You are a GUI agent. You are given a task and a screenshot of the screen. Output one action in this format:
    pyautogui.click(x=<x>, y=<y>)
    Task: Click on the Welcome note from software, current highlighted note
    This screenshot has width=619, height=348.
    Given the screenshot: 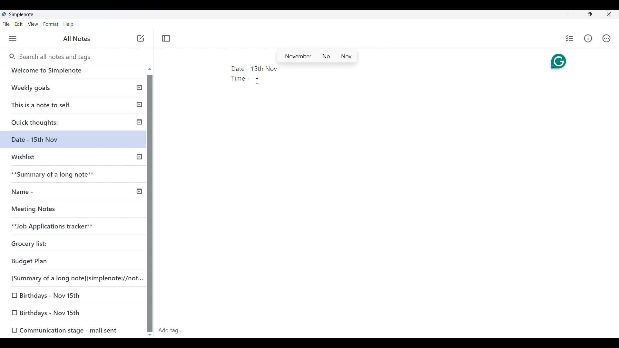 What is the action you would take?
    pyautogui.click(x=74, y=73)
    